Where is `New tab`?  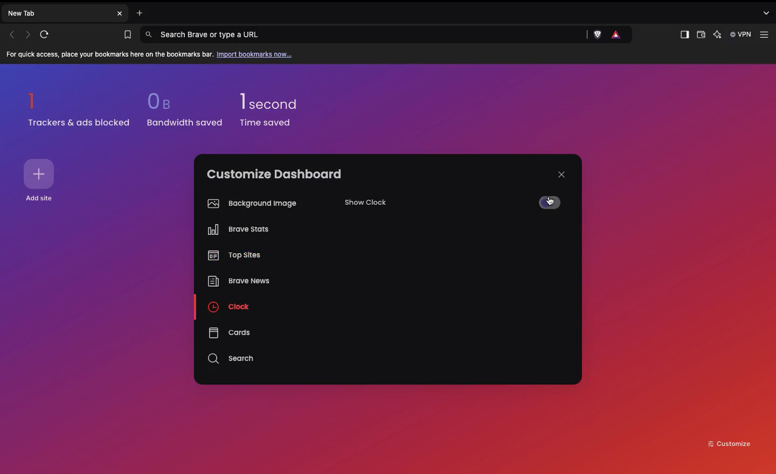 New tab is located at coordinates (57, 12).